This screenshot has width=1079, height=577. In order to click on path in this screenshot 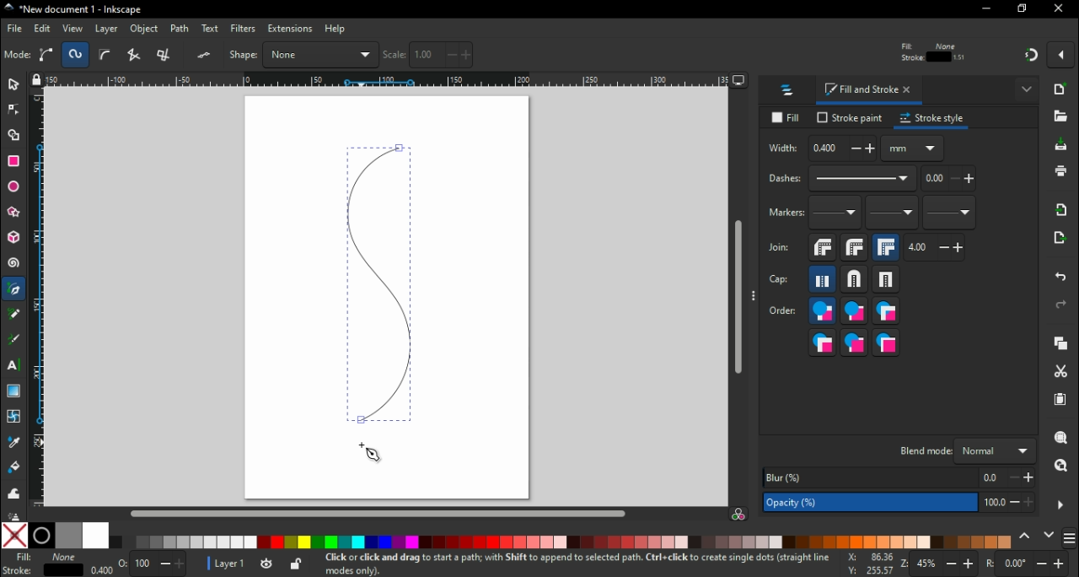, I will do `click(182, 29)`.